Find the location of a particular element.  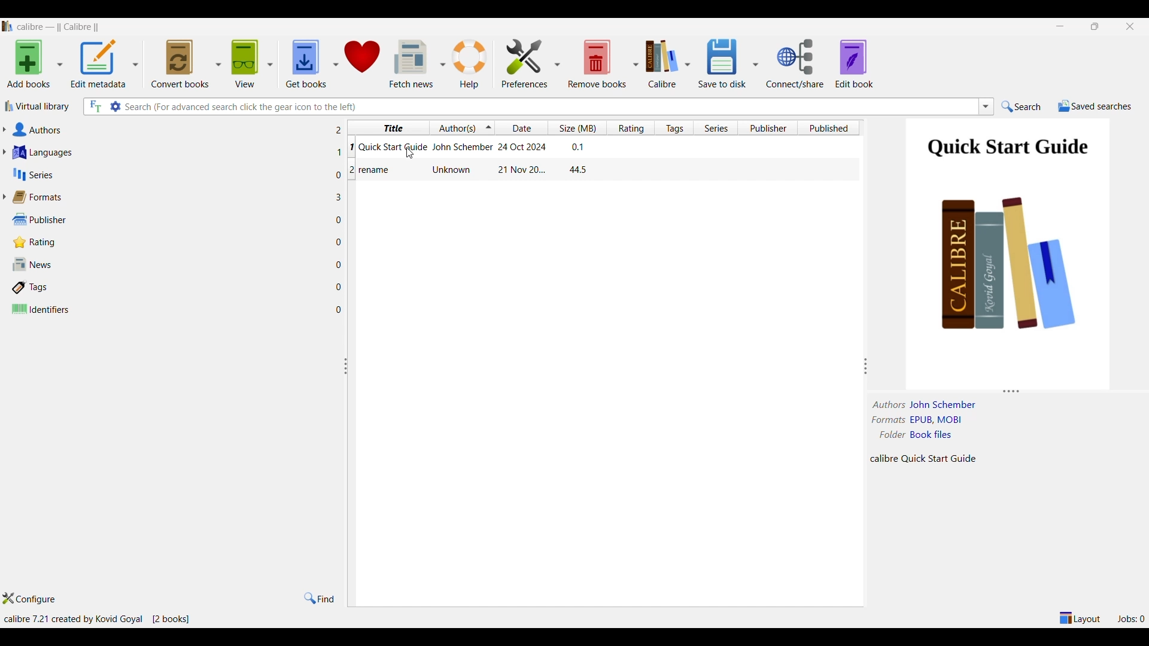

Publisher is located at coordinates (170, 220).